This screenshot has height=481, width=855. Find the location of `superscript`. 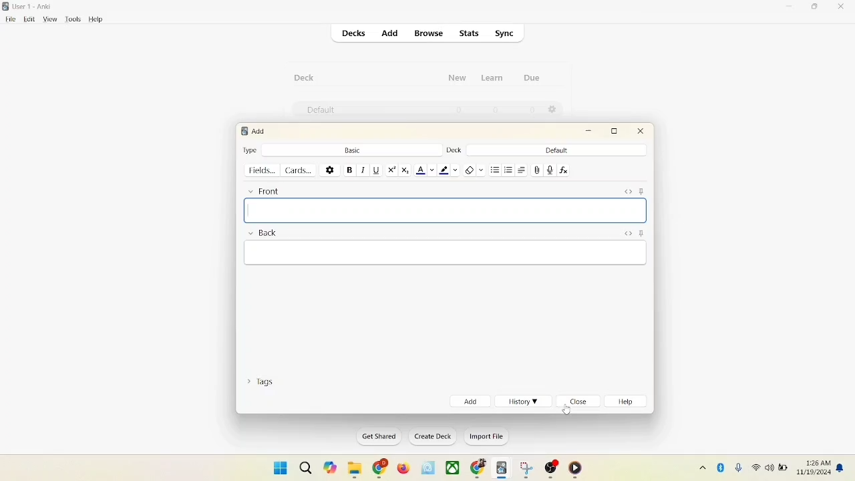

superscript is located at coordinates (391, 170).